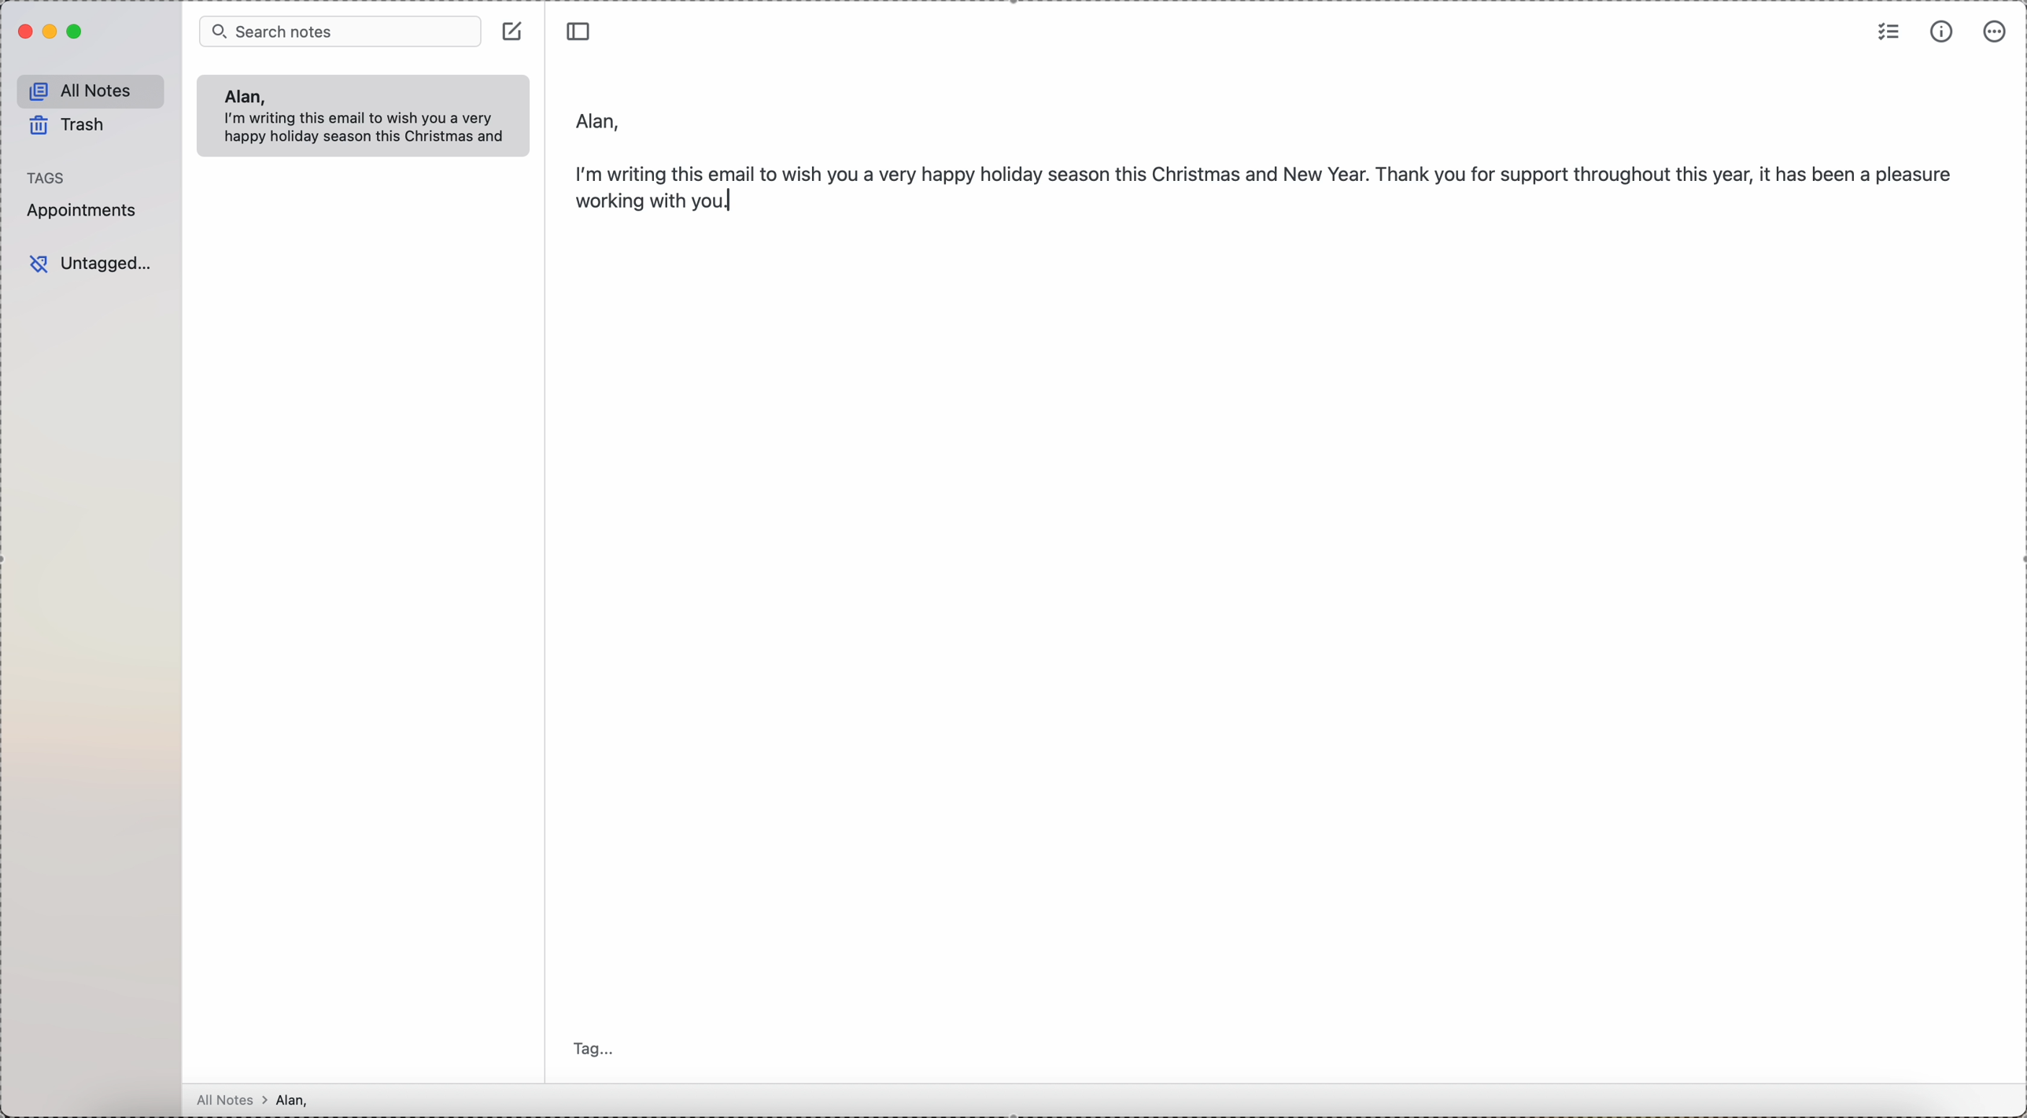  I want to click on toggle sidebar, so click(581, 28).